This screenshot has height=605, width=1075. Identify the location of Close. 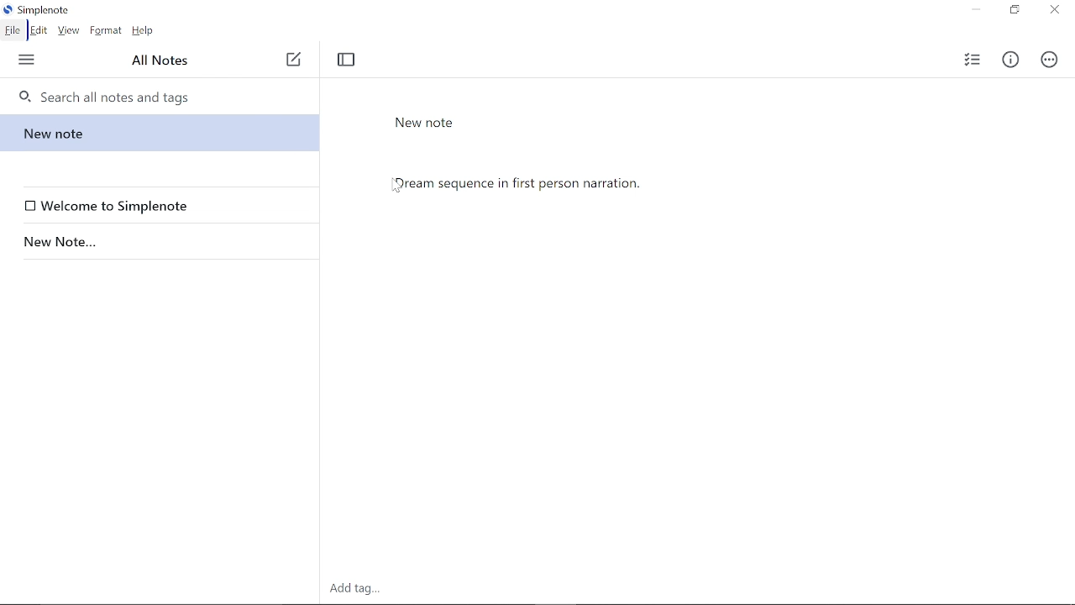
(1055, 11).